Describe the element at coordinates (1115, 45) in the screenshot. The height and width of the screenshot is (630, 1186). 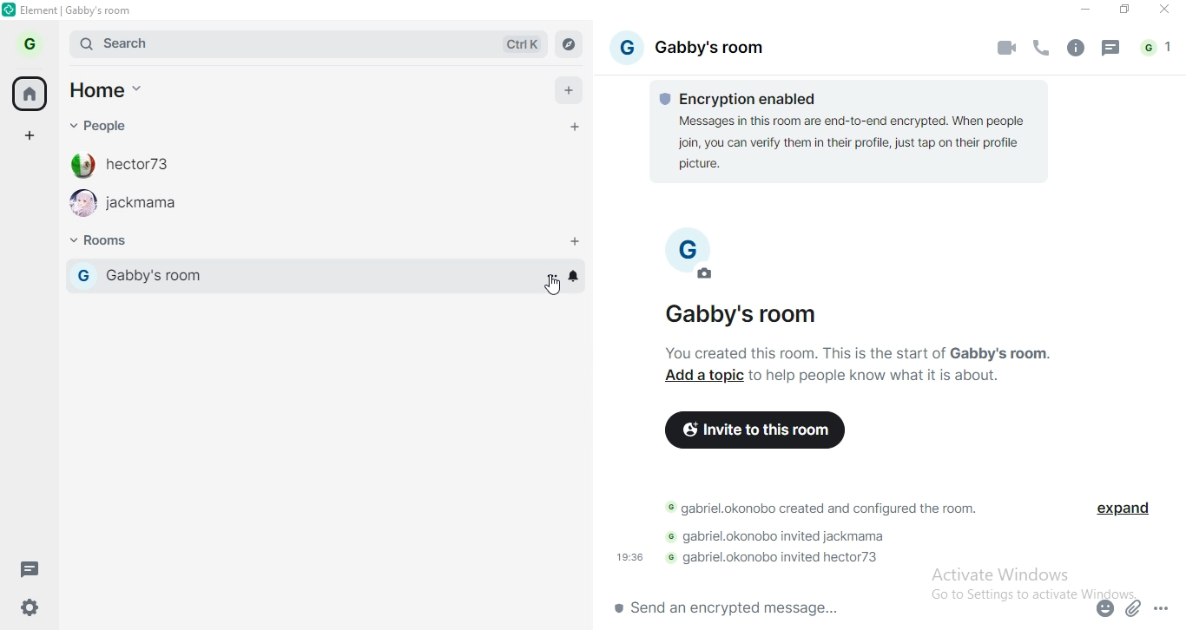
I see `message` at that location.